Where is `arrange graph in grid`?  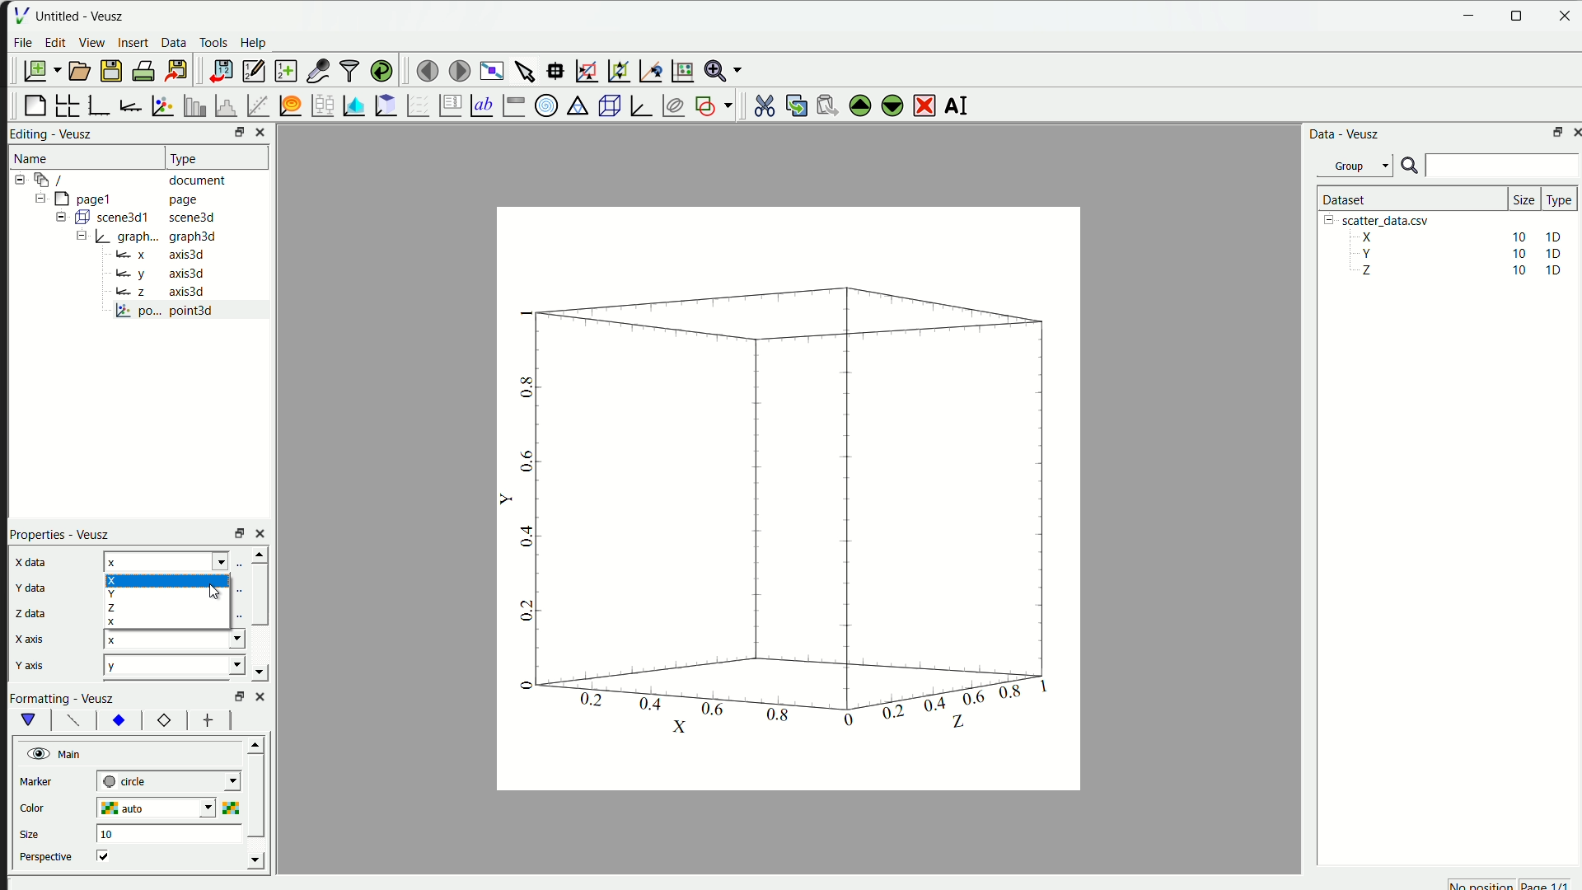 arrange graph in grid is located at coordinates (66, 104).